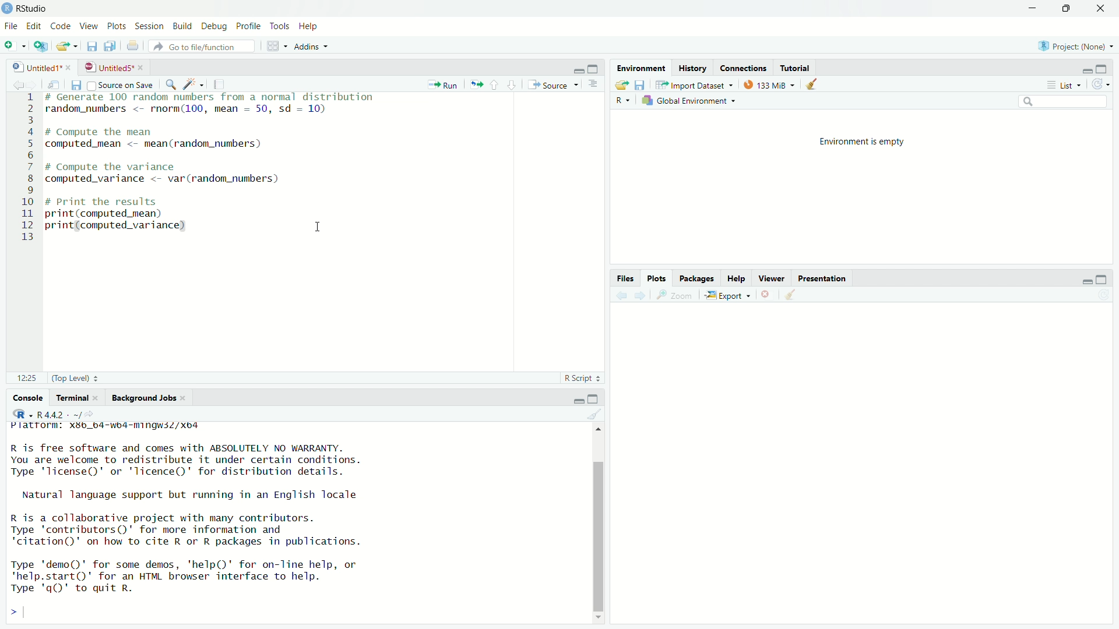 The image size is (1119, 629). What do you see at coordinates (621, 101) in the screenshot?
I see `select language` at bounding box center [621, 101].